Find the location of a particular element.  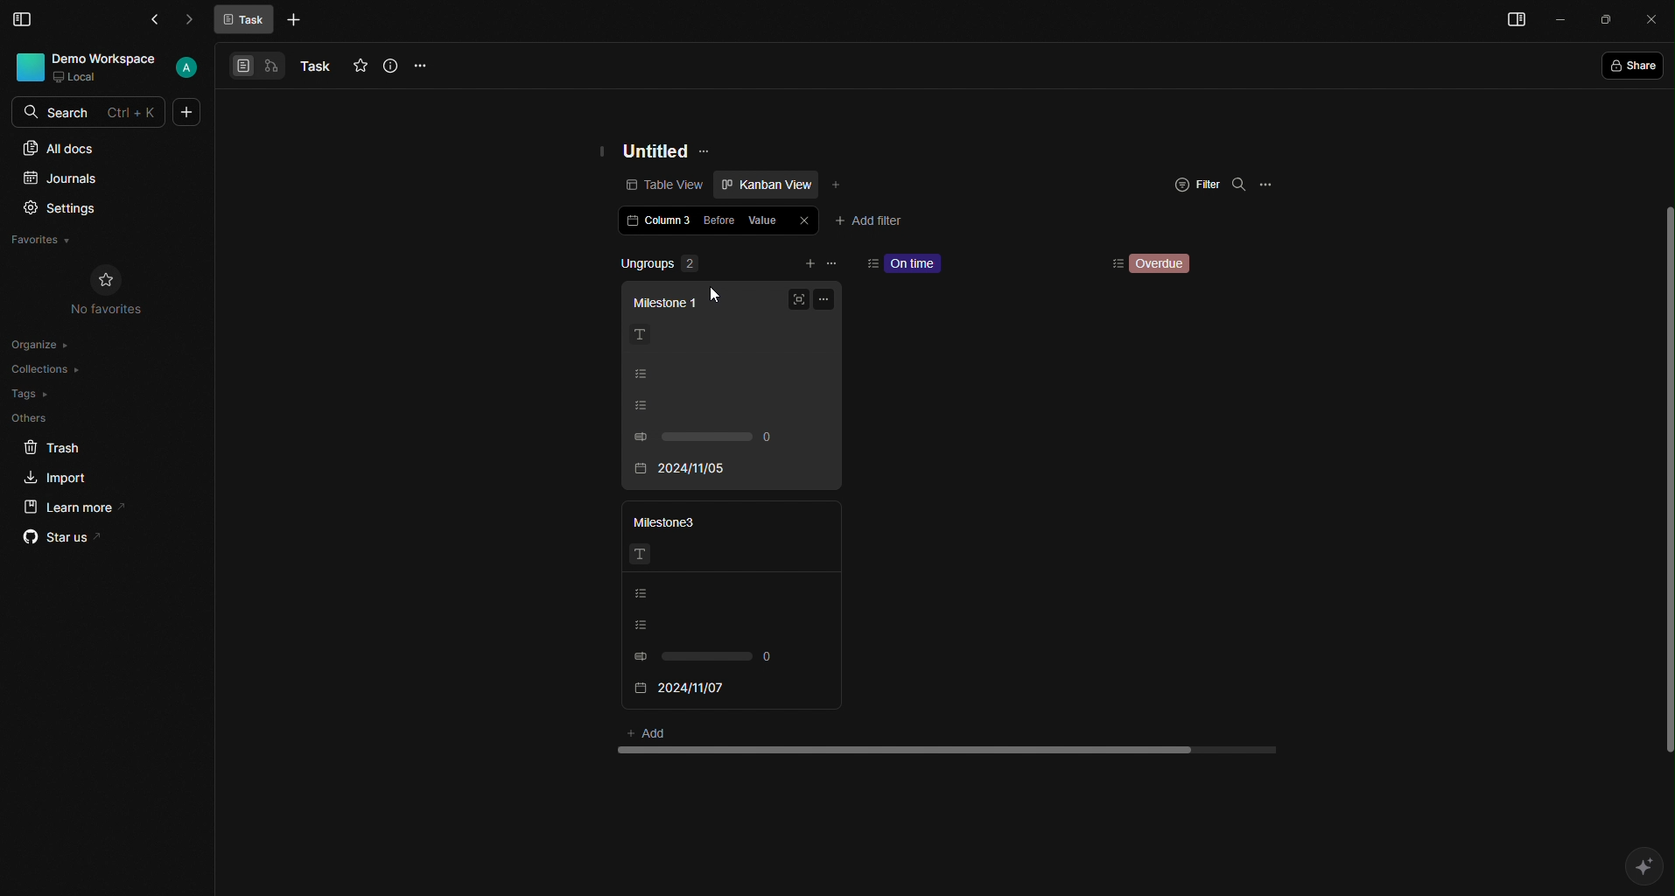

More is located at coordinates (293, 22).